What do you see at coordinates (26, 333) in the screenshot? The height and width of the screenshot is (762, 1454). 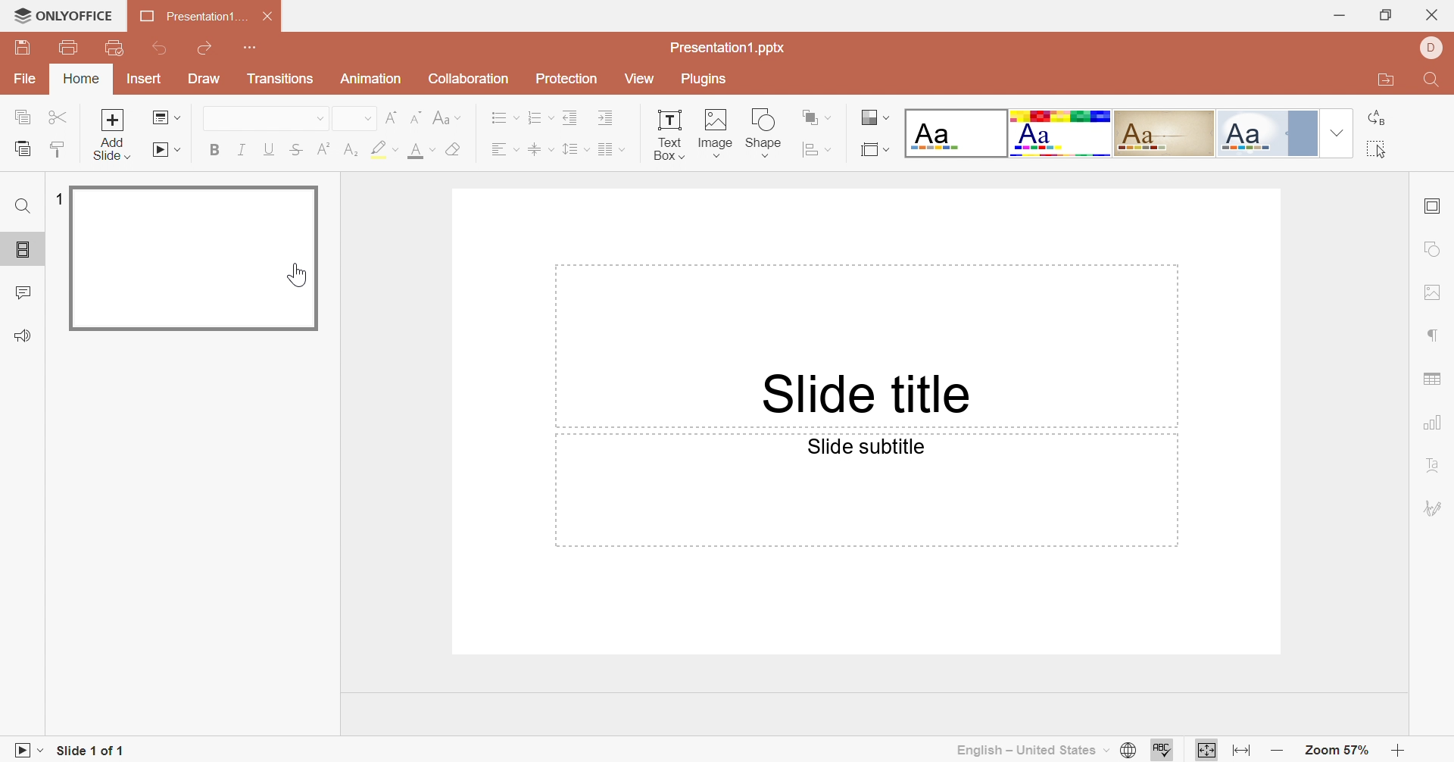 I see `Feedback & Support` at bounding box center [26, 333].